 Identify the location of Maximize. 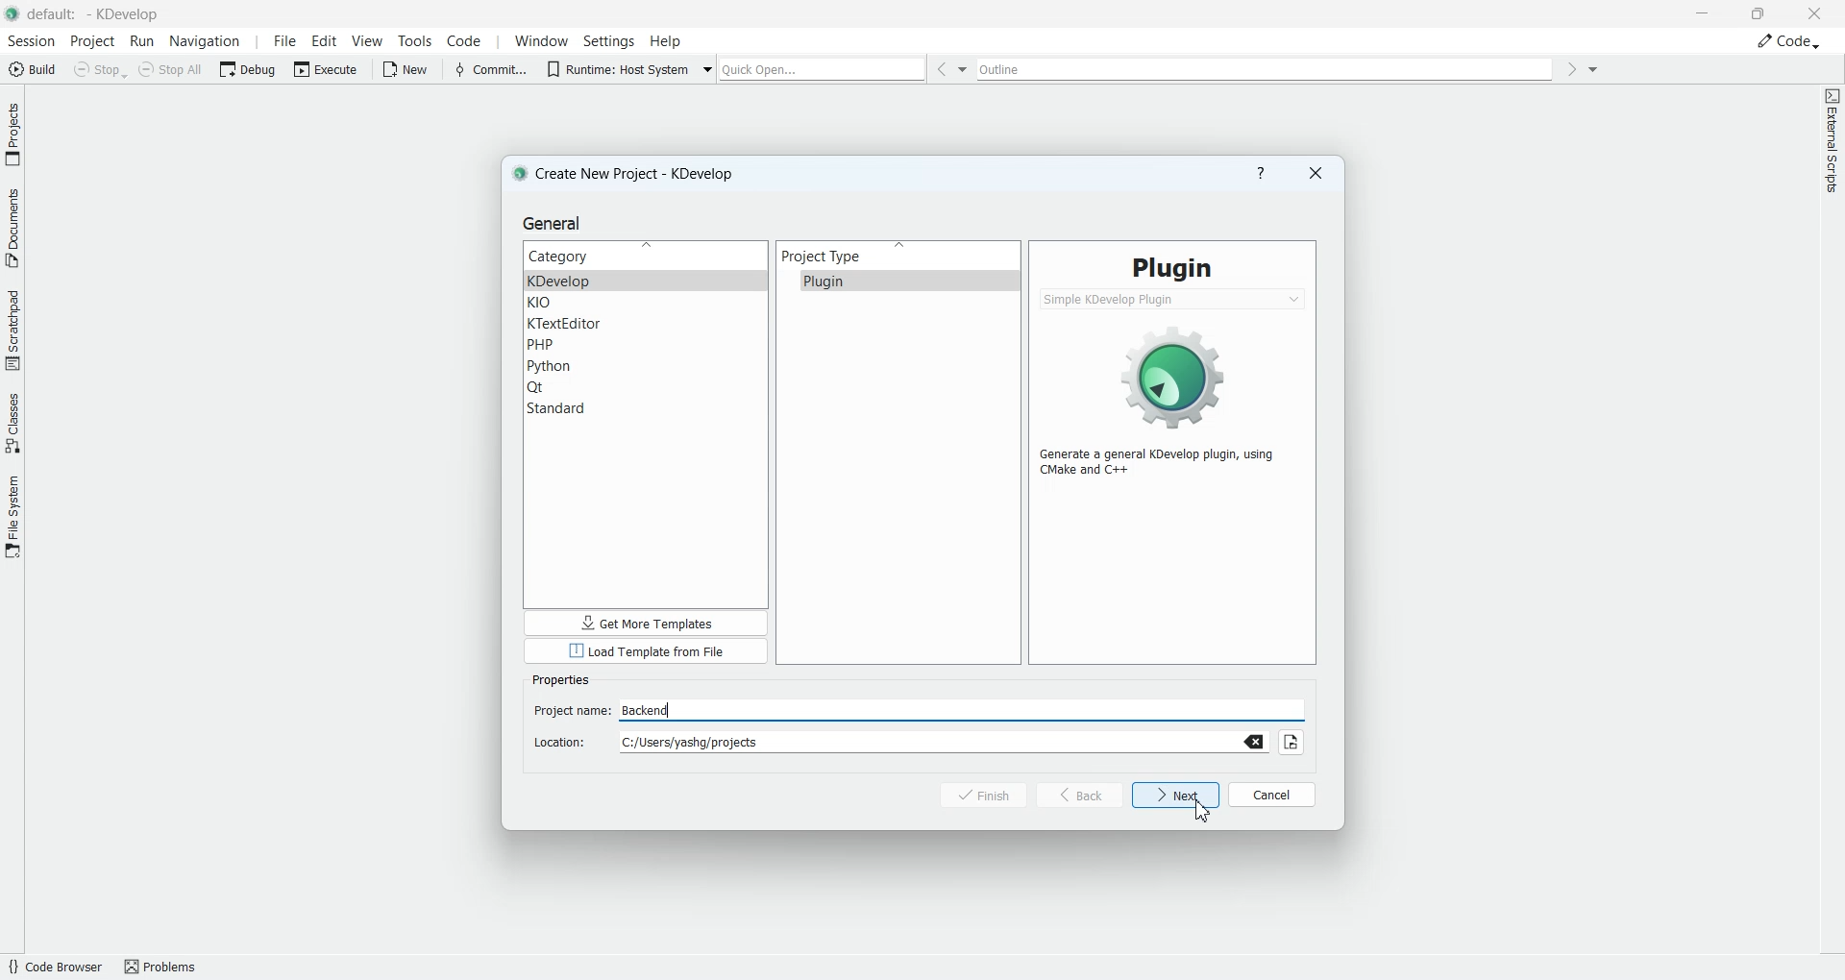
(1759, 12).